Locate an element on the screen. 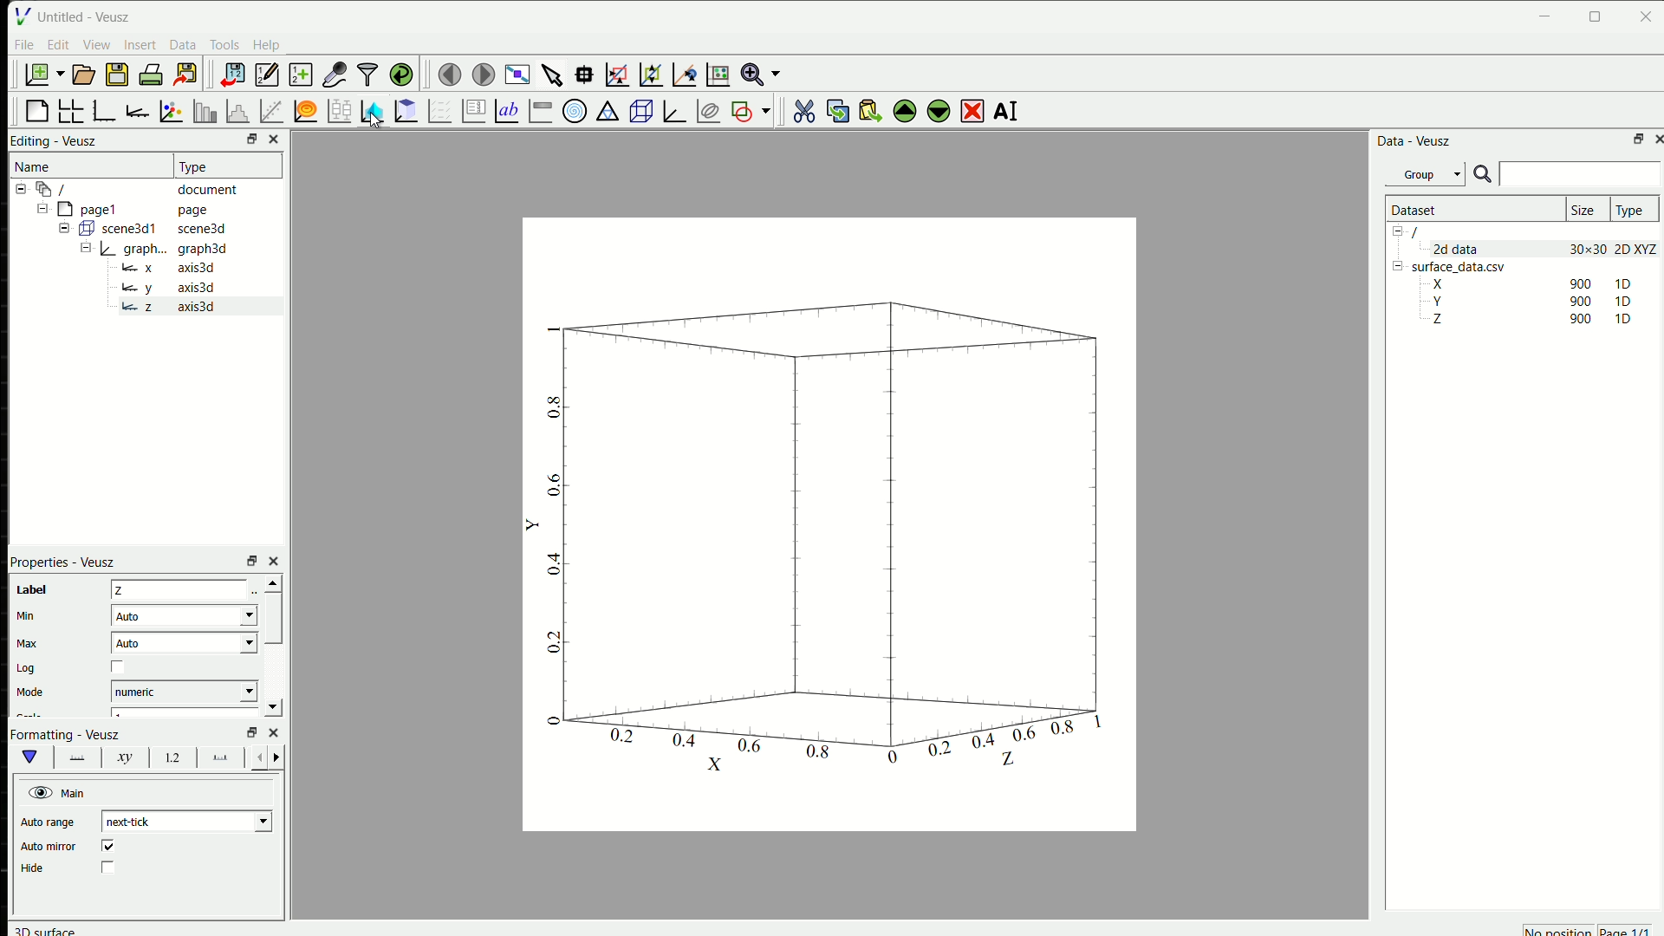 The height and width of the screenshot is (936, 1664). Type is located at coordinates (192, 167).